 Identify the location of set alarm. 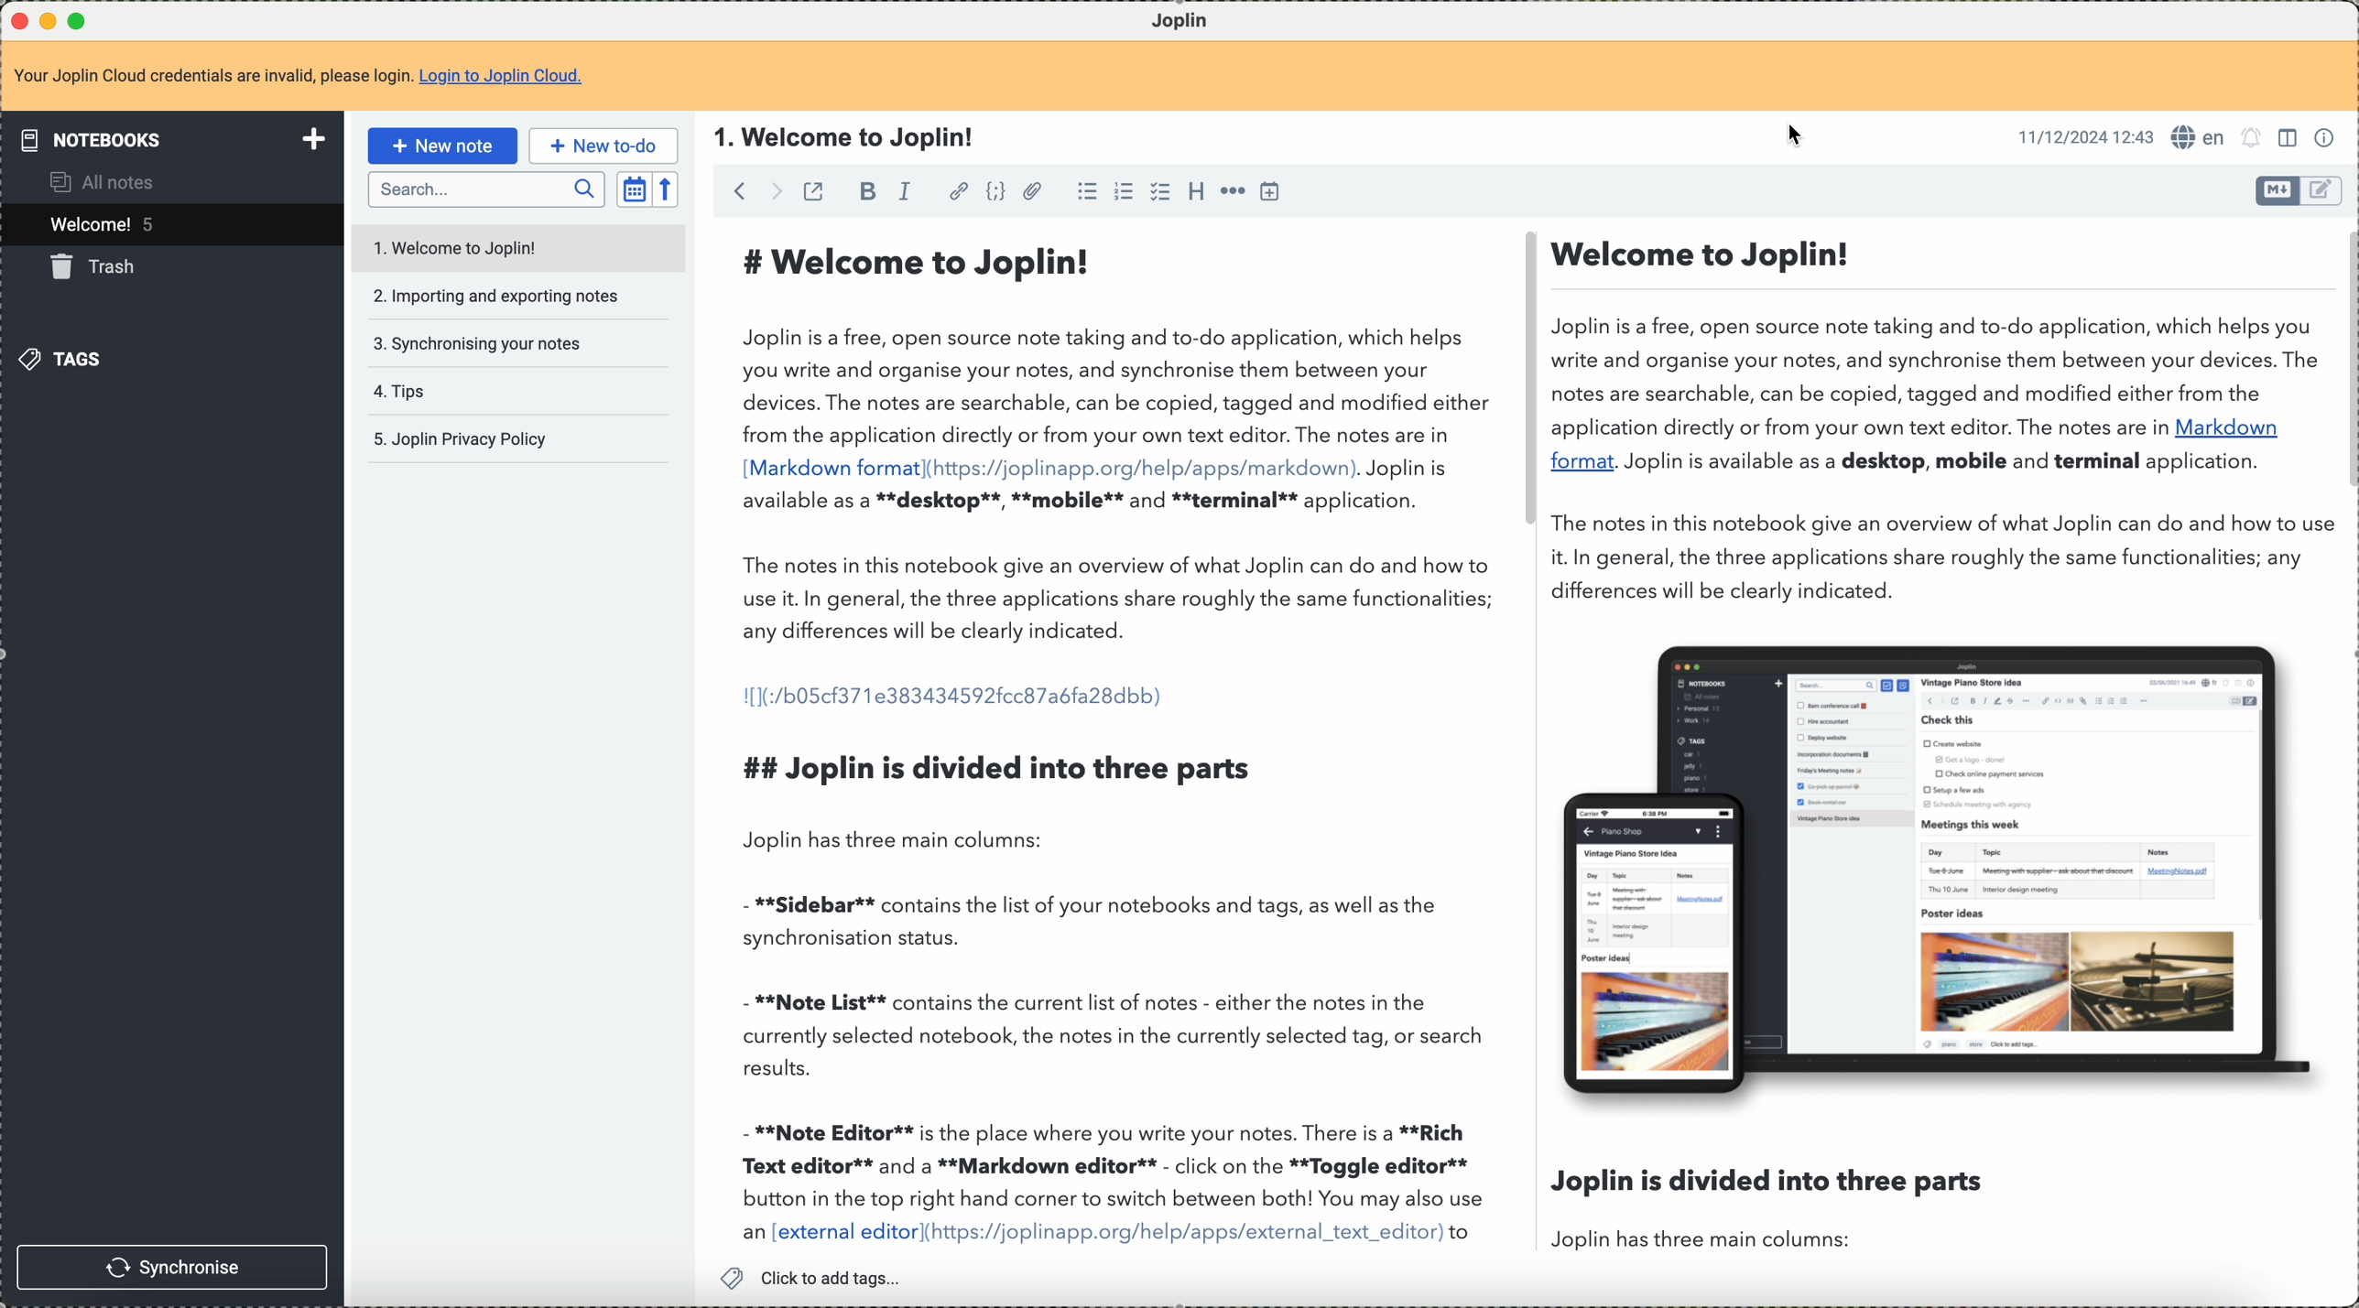
(2253, 138).